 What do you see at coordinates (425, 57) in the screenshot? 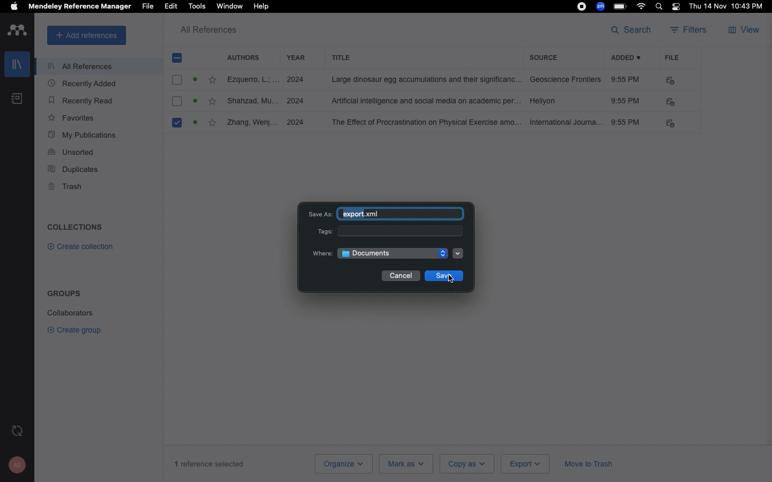
I see `Title` at bounding box center [425, 57].